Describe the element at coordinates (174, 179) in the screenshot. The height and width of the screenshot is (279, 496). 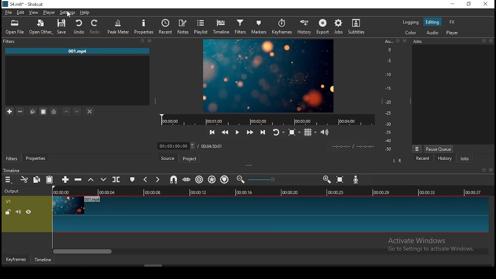
I see `snap` at that location.